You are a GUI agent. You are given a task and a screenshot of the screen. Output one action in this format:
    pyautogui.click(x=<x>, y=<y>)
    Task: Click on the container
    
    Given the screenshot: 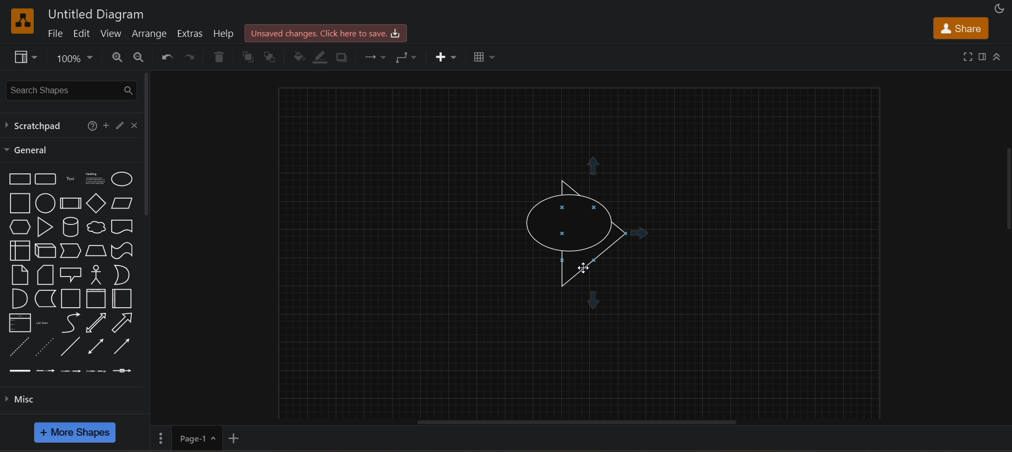 What is the action you would take?
    pyautogui.click(x=122, y=298)
    